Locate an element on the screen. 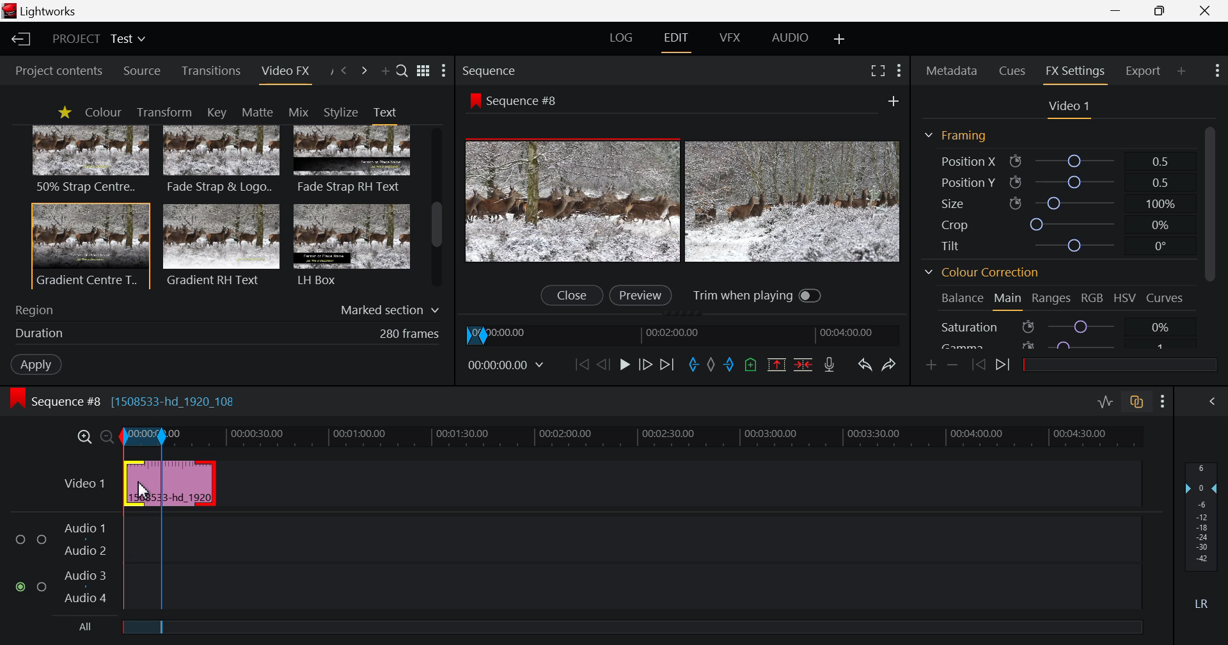  Position Y is located at coordinates (1058, 182).